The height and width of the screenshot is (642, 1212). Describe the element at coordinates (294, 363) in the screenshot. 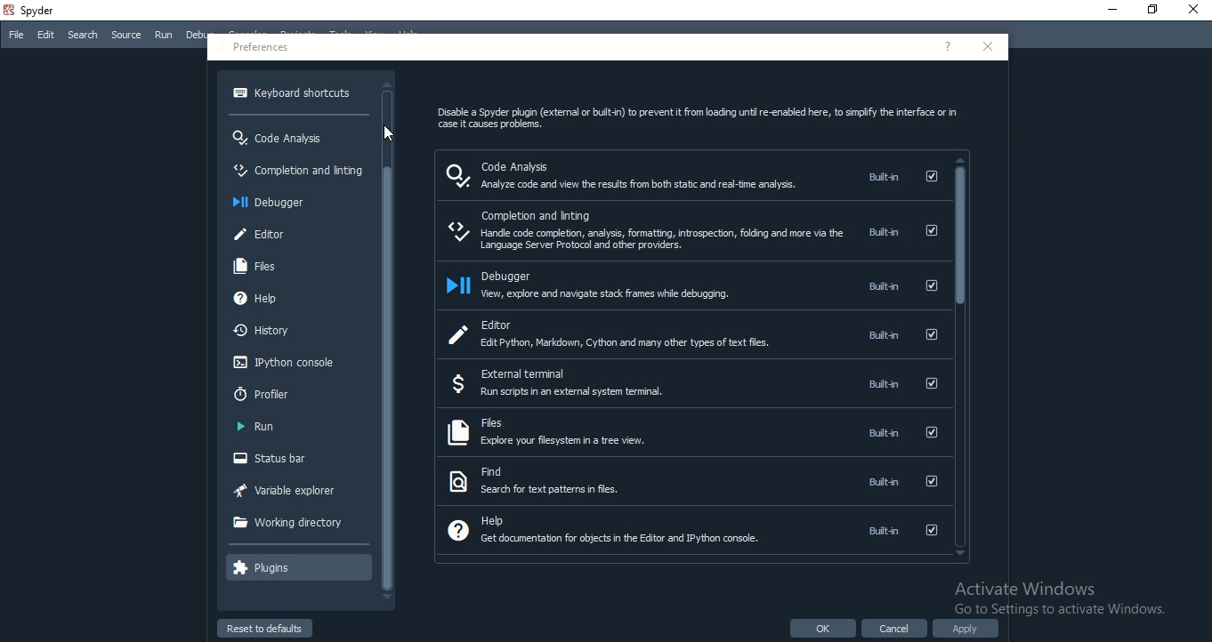

I see `ipython console` at that location.